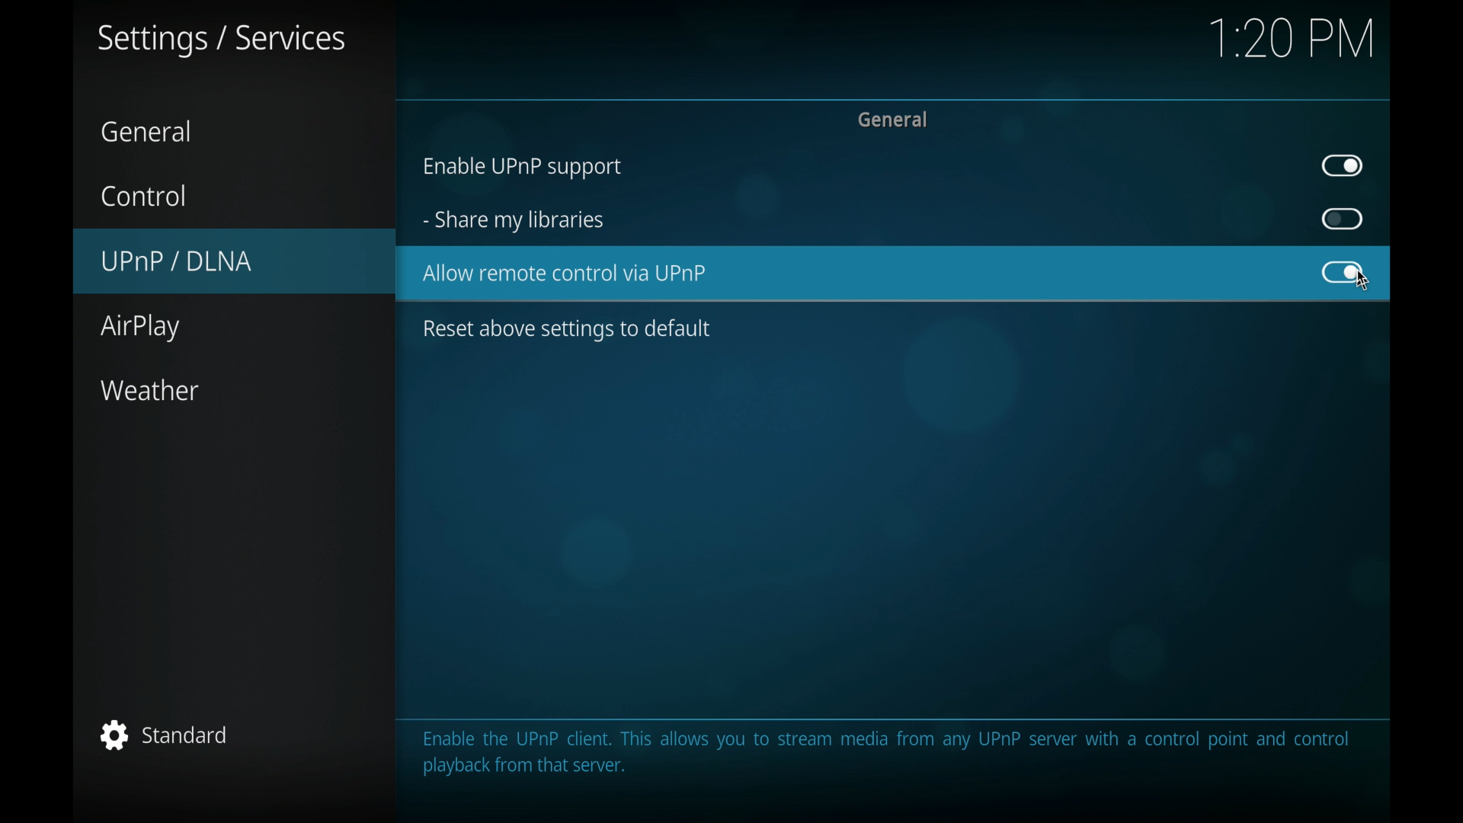 The width and height of the screenshot is (1463, 823). What do you see at coordinates (168, 735) in the screenshot?
I see `standard` at bounding box center [168, 735].